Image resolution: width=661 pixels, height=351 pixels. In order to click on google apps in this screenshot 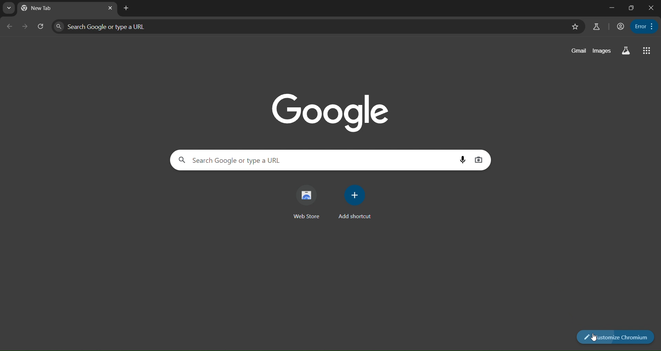, I will do `click(647, 50)`.